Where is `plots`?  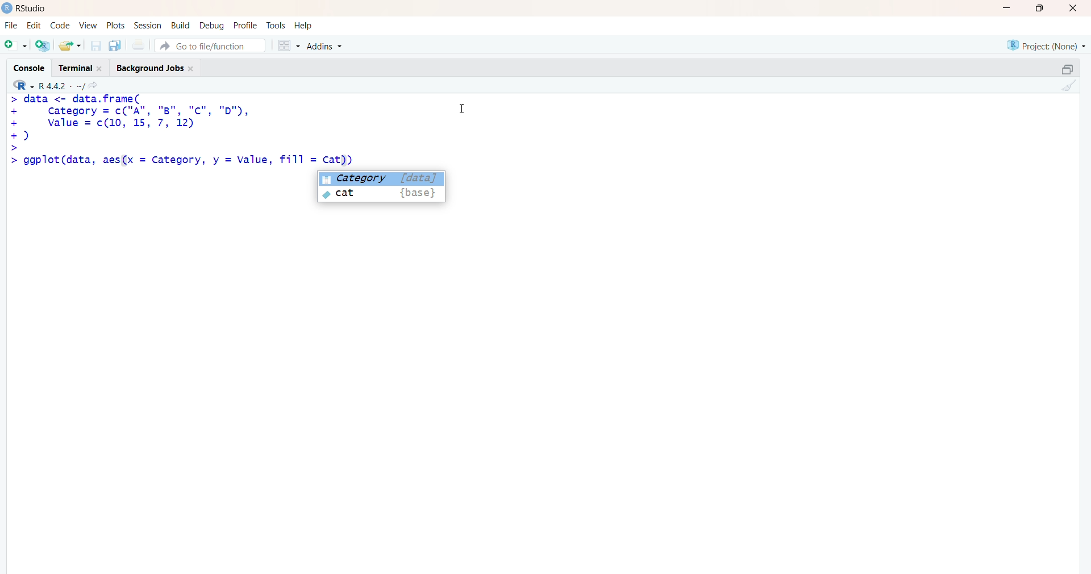
plots is located at coordinates (117, 26).